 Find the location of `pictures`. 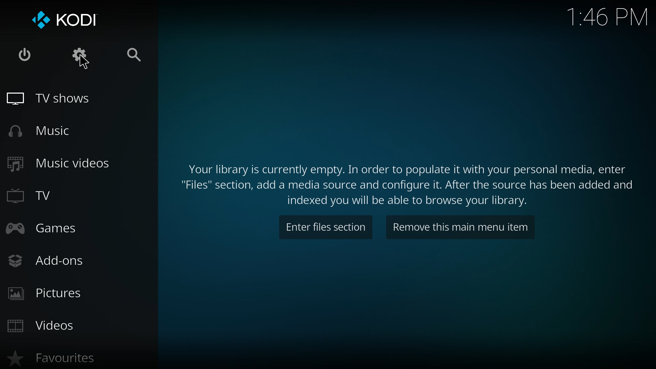

pictures is located at coordinates (66, 295).